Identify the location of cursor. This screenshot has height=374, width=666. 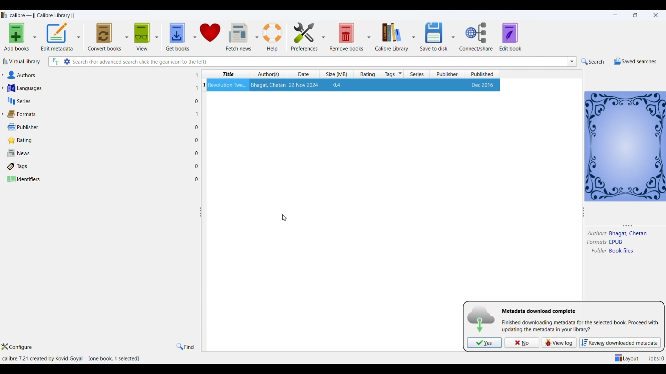
(287, 218).